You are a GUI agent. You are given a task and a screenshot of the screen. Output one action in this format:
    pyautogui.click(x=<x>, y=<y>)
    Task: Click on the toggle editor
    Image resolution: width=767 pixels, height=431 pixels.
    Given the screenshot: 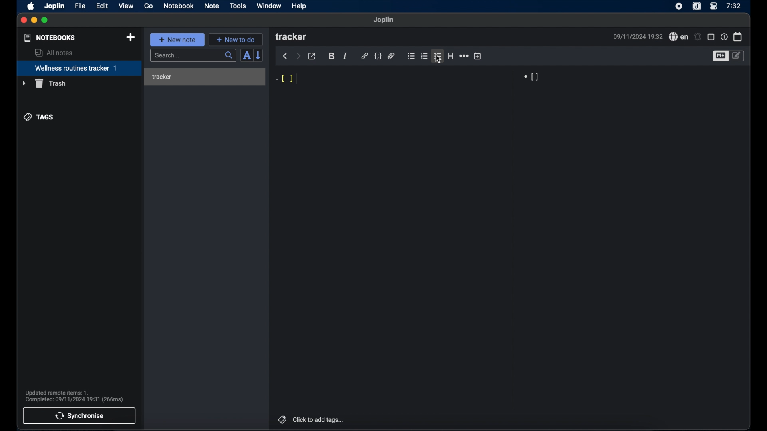 What is the action you would take?
    pyautogui.click(x=738, y=56)
    